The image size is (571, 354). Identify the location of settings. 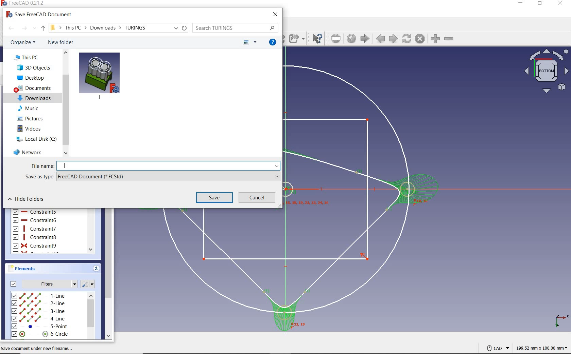
(89, 284).